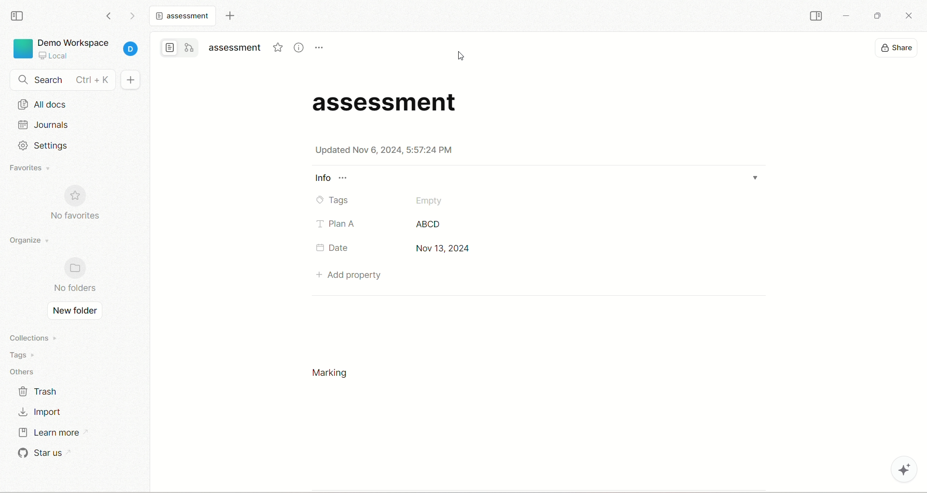 This screenshot has height=493, width=927. I want to click on collections, so click(30, 338).